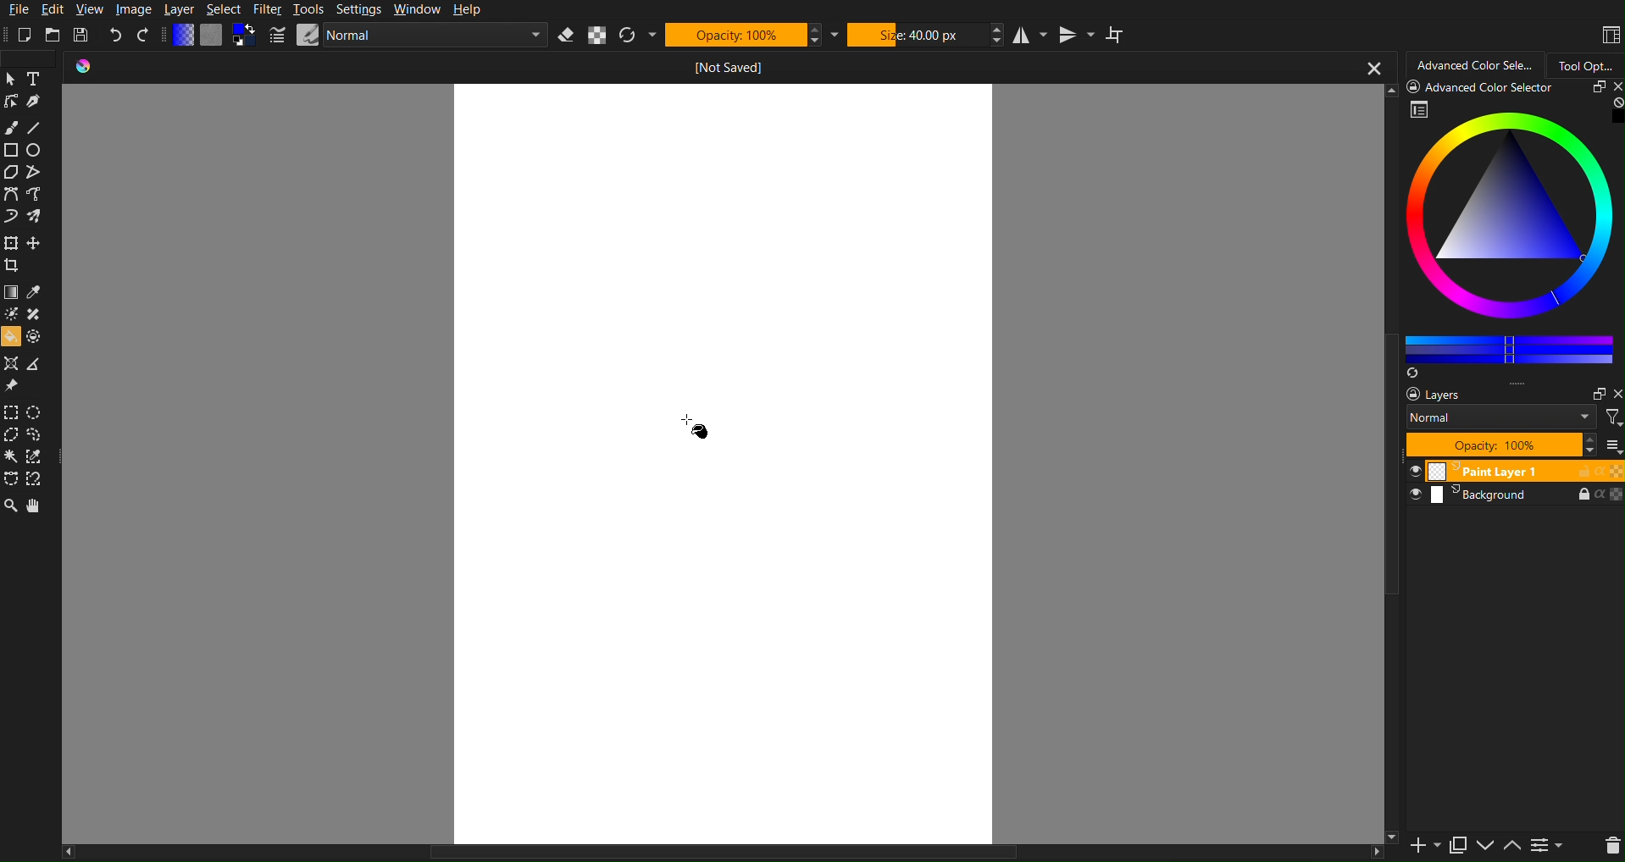 Image resolution: width=1625 pixels, height=862 pixels. What do you see at coordinates (1614, 102) in the screenshot?
I see `stop` at bounding box center [1614, 102].